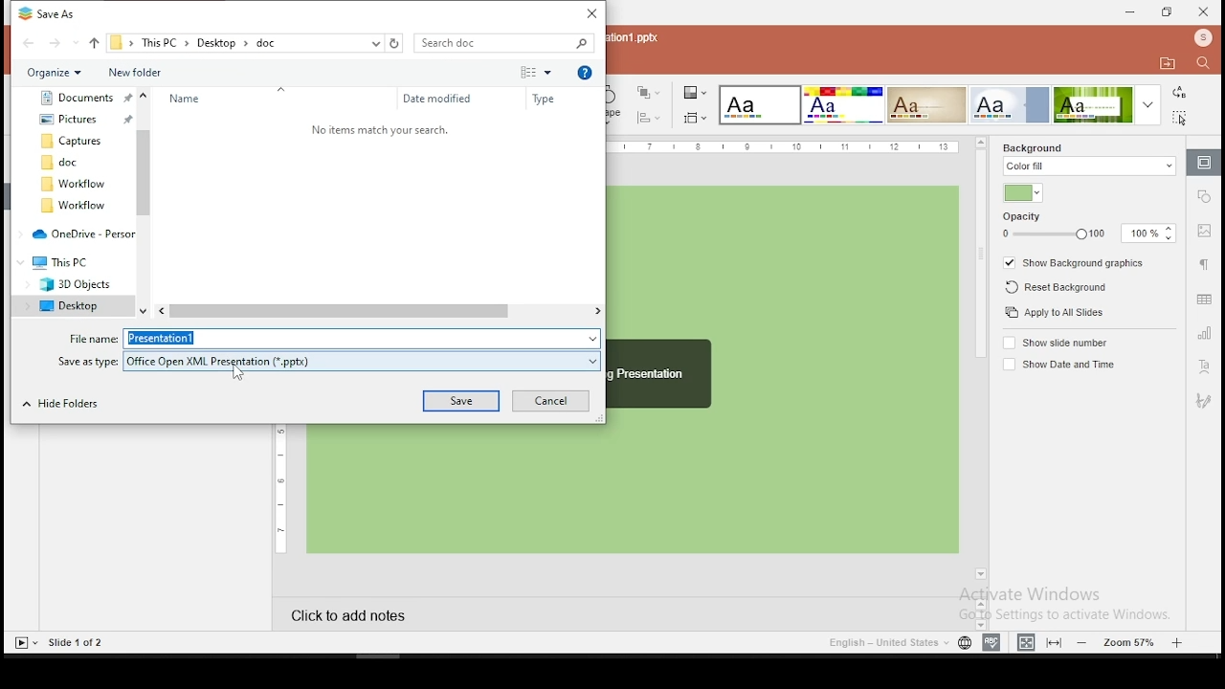 The width and height of the screenshot is (1225, 689). What do you see at coordinates (1203, 63) in the screenshot?
I see `find` at bounding box center [1203, 63].